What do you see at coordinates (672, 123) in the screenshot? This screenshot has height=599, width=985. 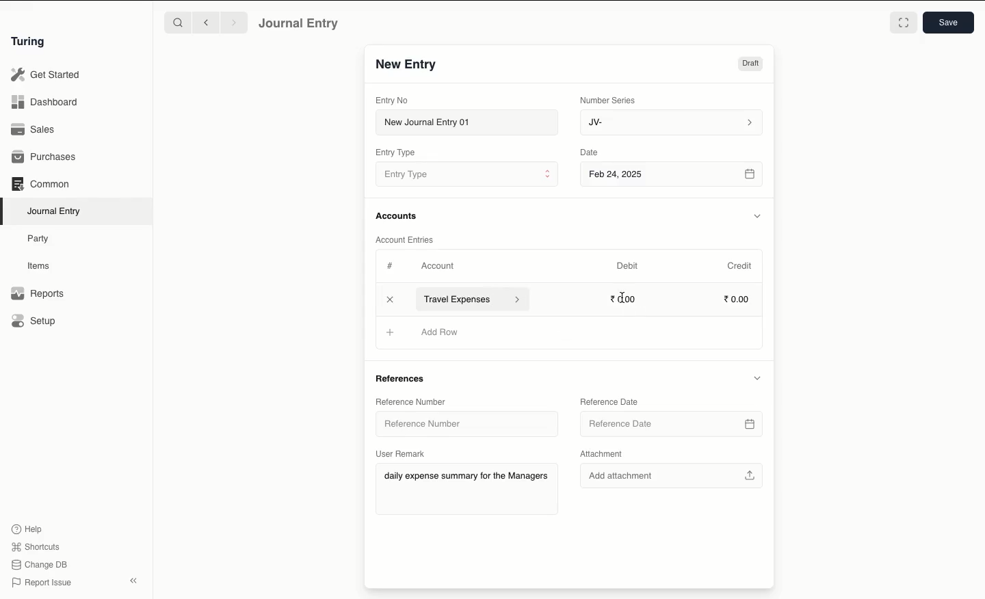 I see `JV-` at bounding box center [672, 123].